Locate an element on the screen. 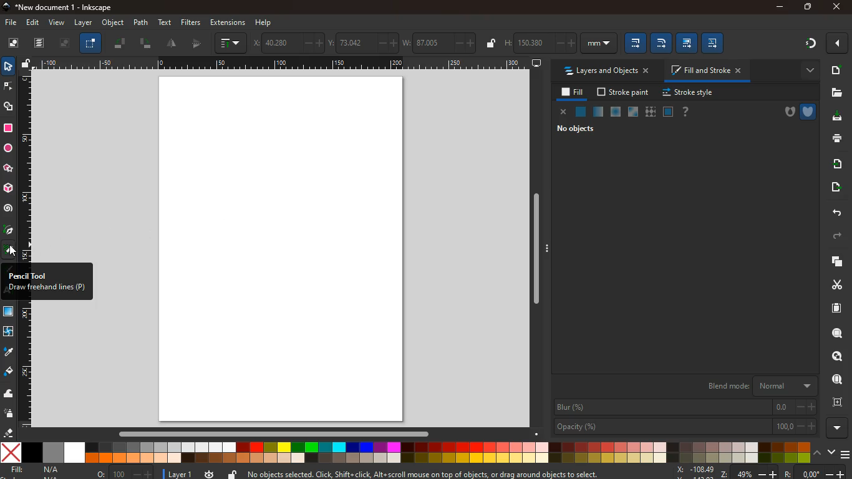 The image size is (852, 479). search is located at coordinates (835, 333).